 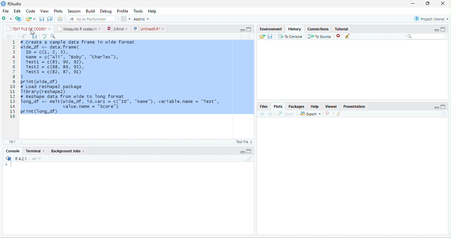 I want to click on maximize, so click(x=443, y=29).